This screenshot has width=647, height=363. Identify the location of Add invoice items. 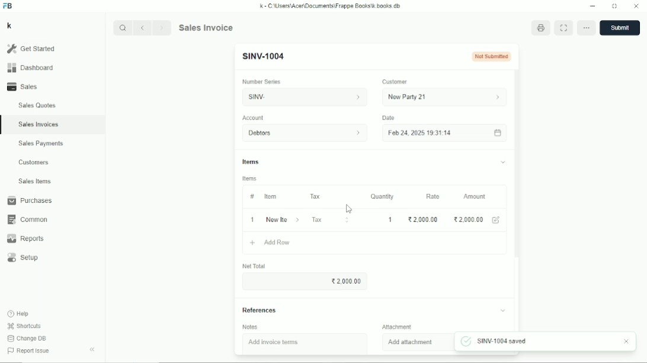
(272, 342).